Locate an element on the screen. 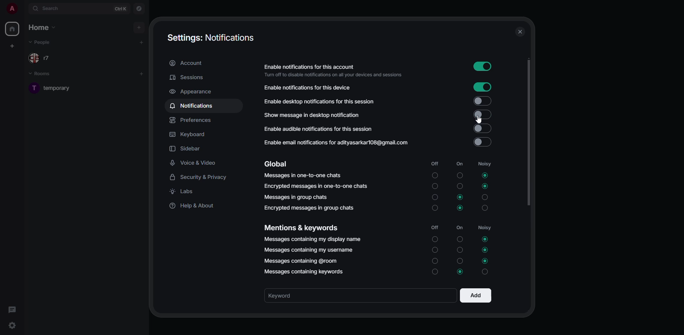  close is located at coordinates (520, 32).